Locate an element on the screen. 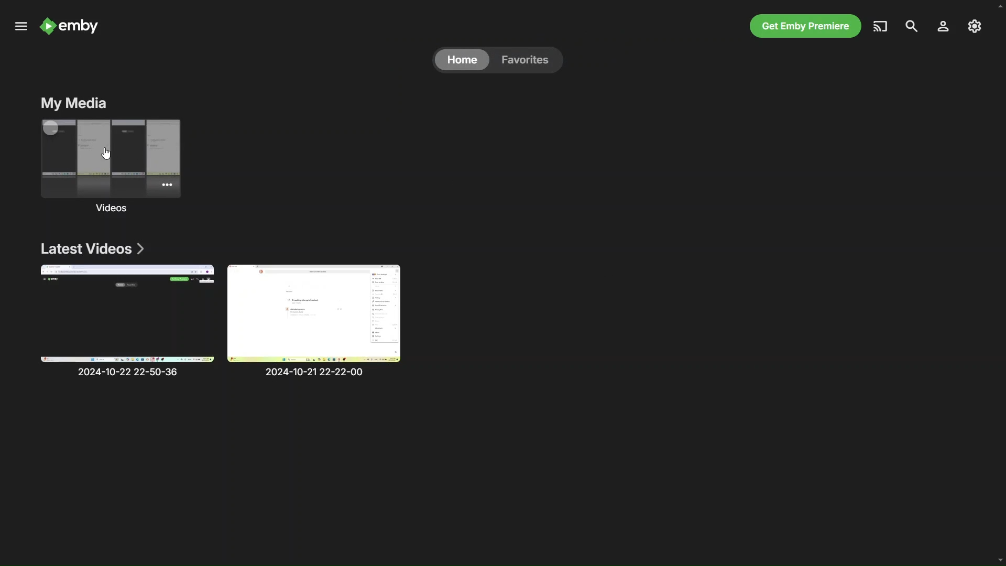 The width and height of the screenshot is (1006, 566). videos is located at coordinates (112, 167).